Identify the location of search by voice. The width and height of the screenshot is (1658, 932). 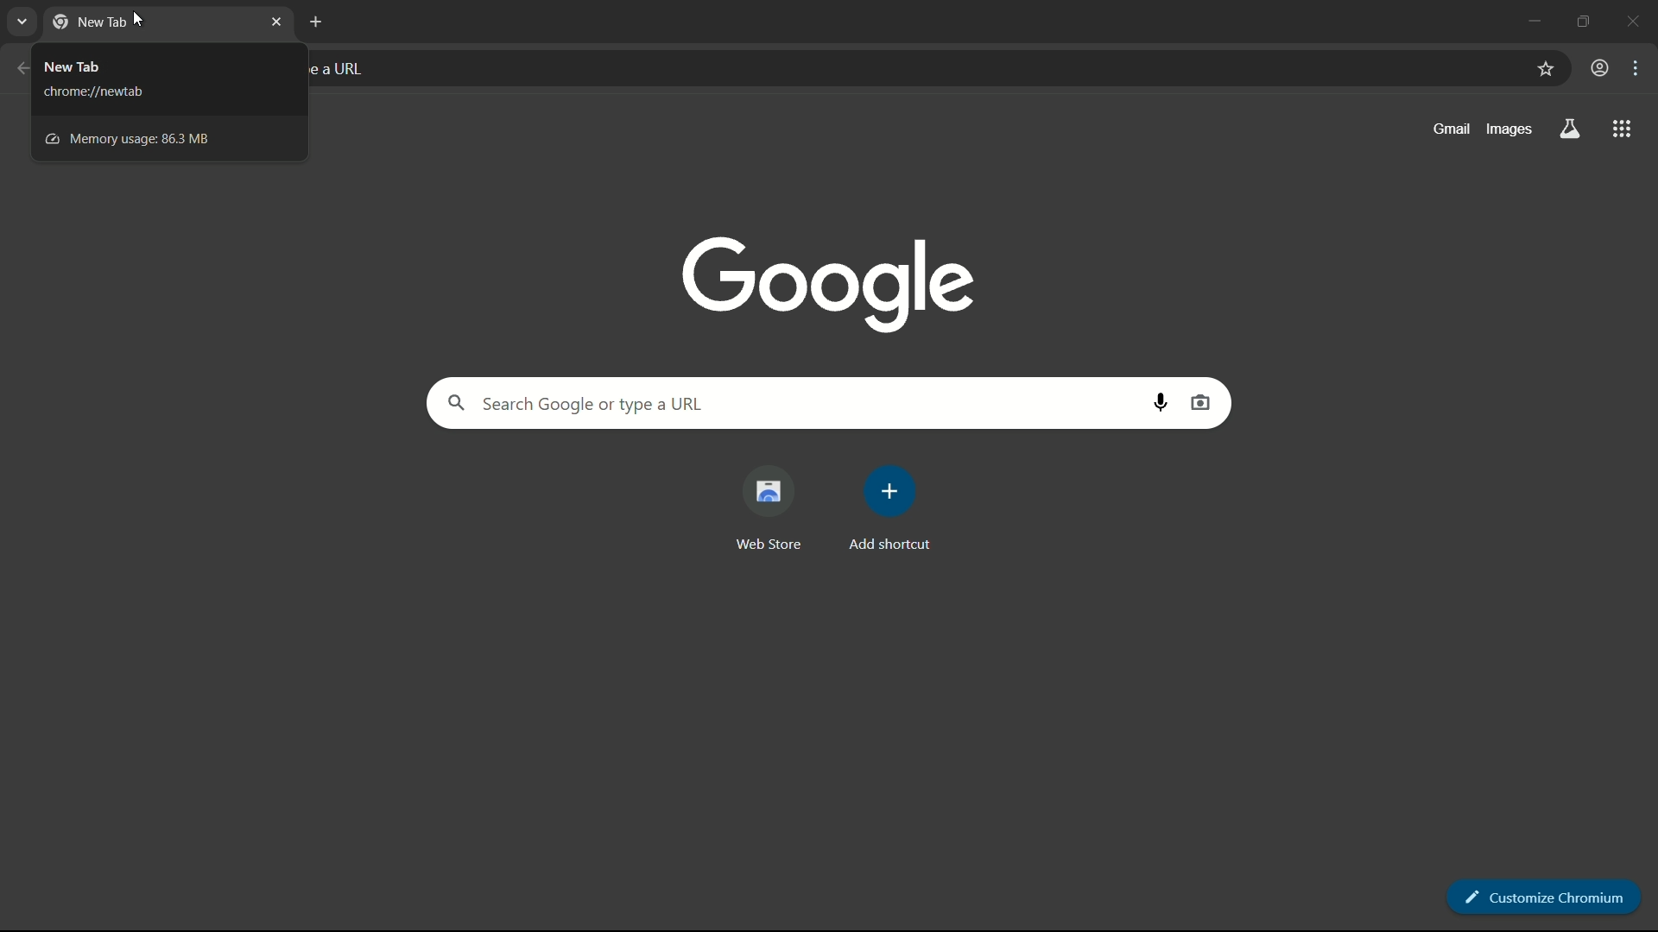
(1165, 405).